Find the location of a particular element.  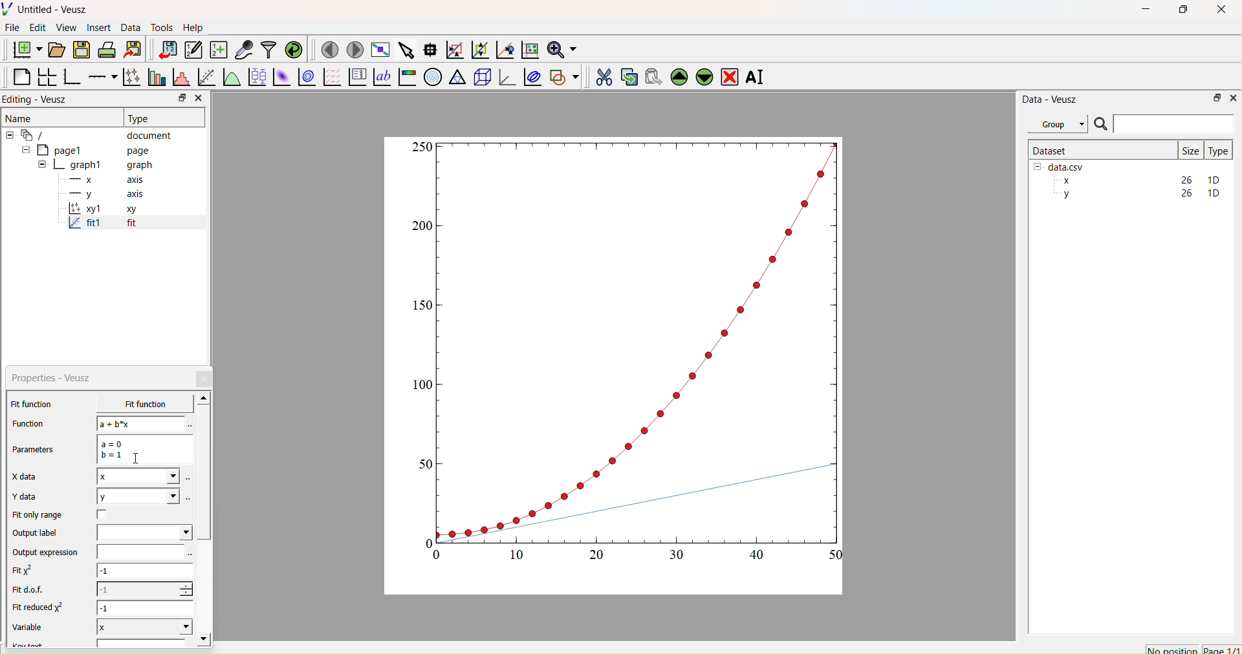

Read data points is located at coordinates (429, 48).